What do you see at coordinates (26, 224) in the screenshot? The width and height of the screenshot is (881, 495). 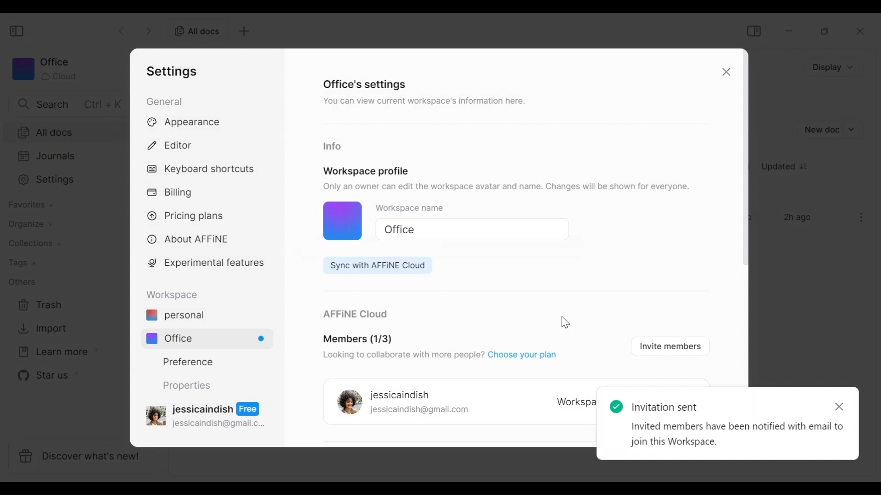 I see `Organize` at bounding box center [26, 224].